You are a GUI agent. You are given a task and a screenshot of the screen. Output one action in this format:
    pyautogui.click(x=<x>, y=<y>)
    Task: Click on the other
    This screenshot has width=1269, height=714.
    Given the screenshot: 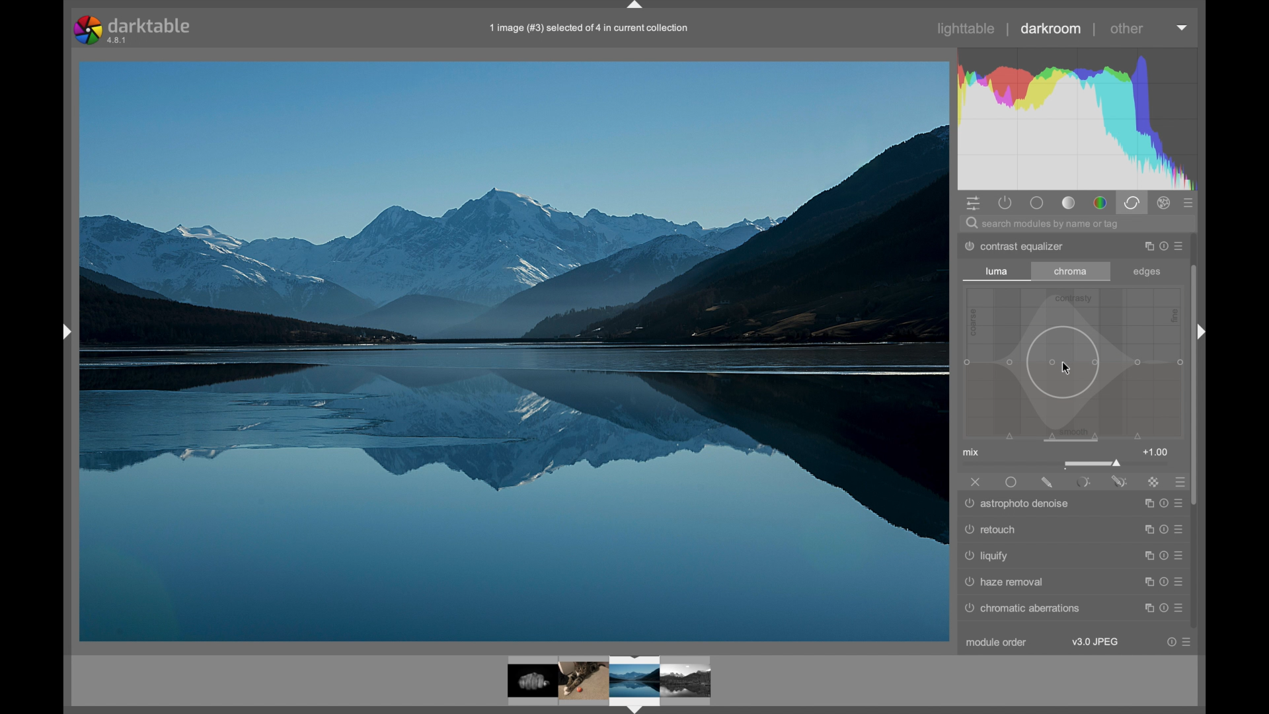 What is the action you would take?
    pyautogui.click(x=1127, y=28)
    